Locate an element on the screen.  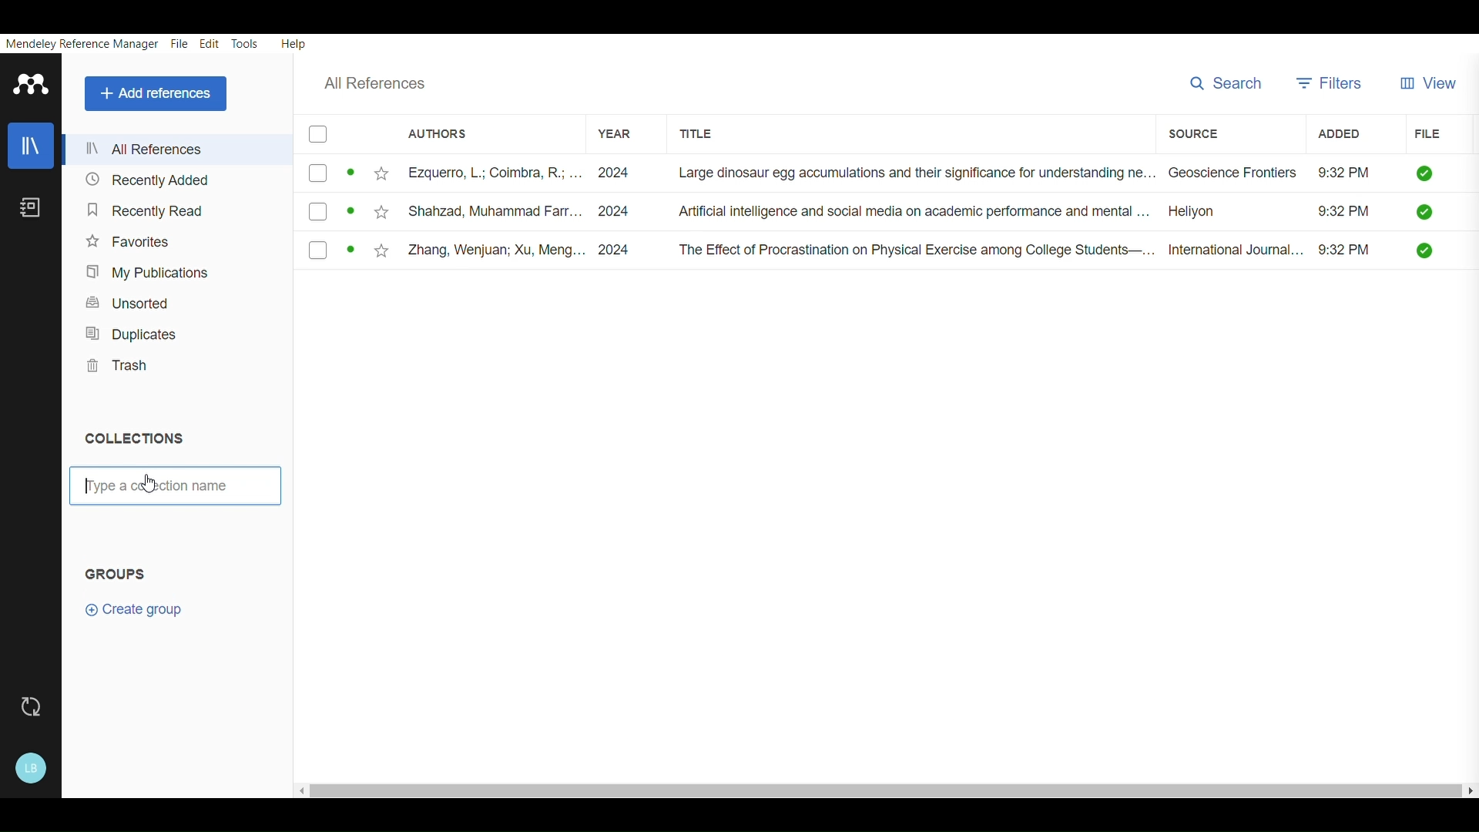
Filters is located at coordinates (1331, 79).